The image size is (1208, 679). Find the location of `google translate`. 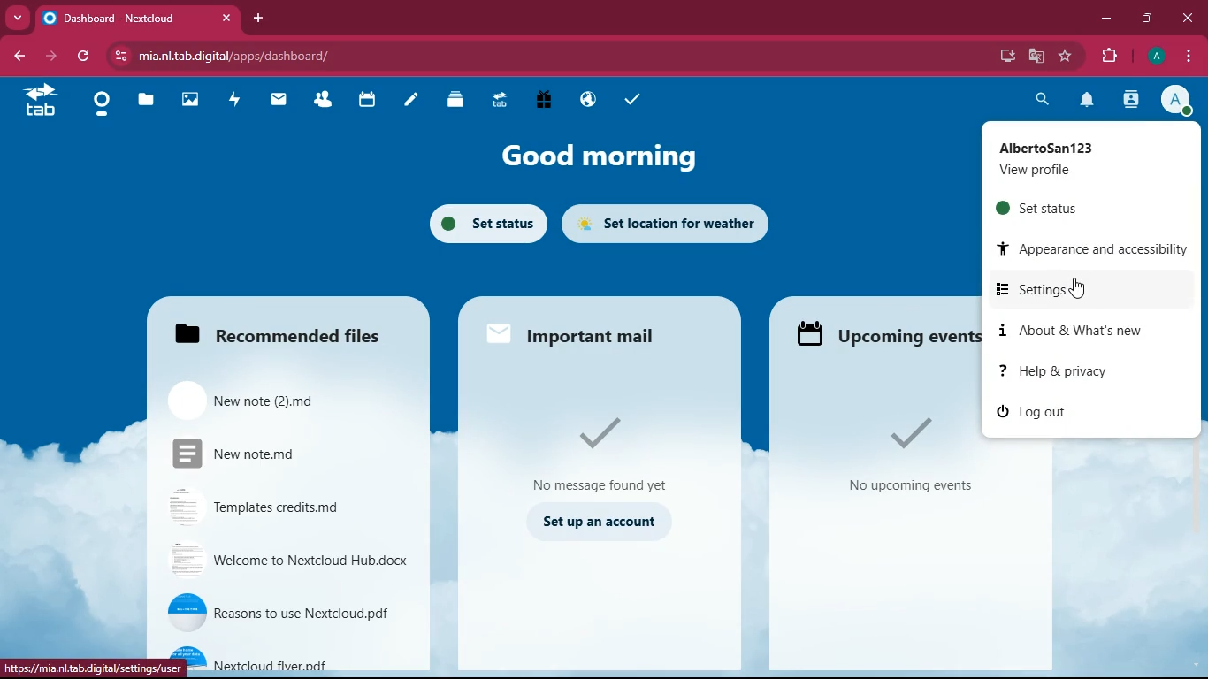

google translate is located at coordinates (1036, 56).